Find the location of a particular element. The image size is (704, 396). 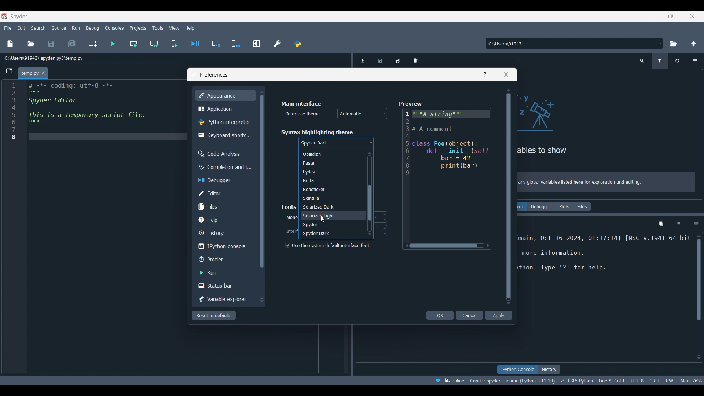

Change to parent directory is located at coordinates (694, 44).